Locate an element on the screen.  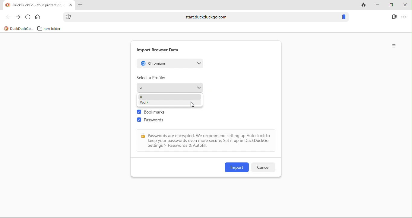
select profile is located at coordinates (170, 87).